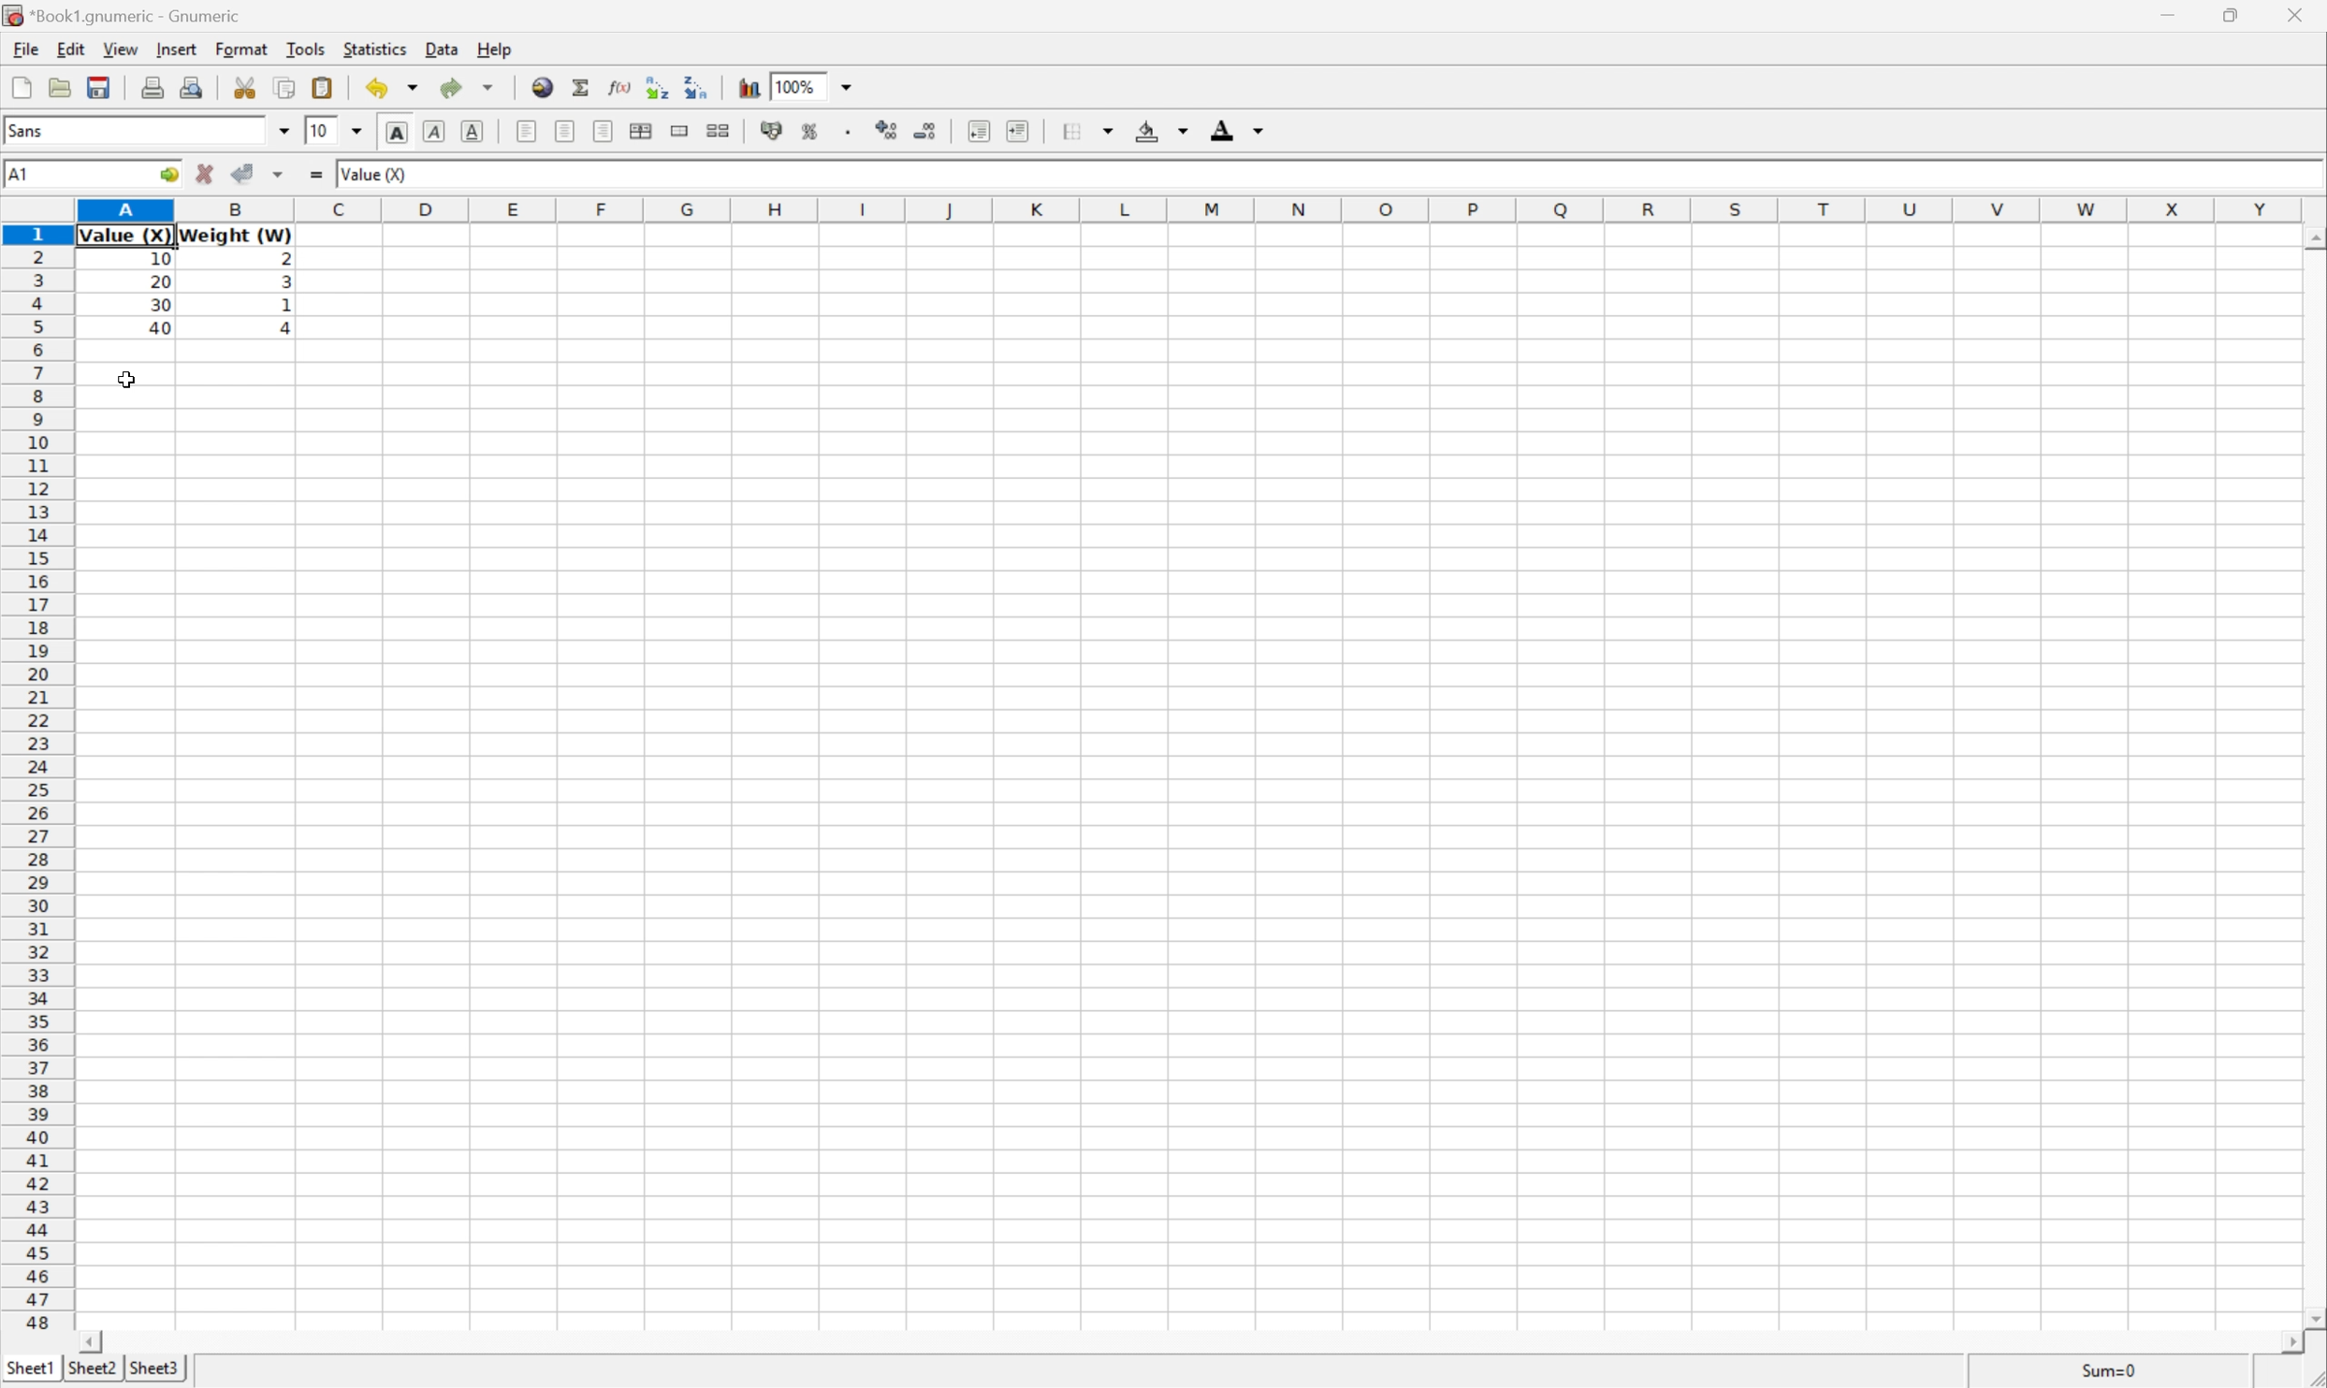 Image resolution: width=2327 pixels, height=1388 pixels. What do you see at coordinates (284, 285) in the screenshot?
I see `3` at bounding box center [284, 285].